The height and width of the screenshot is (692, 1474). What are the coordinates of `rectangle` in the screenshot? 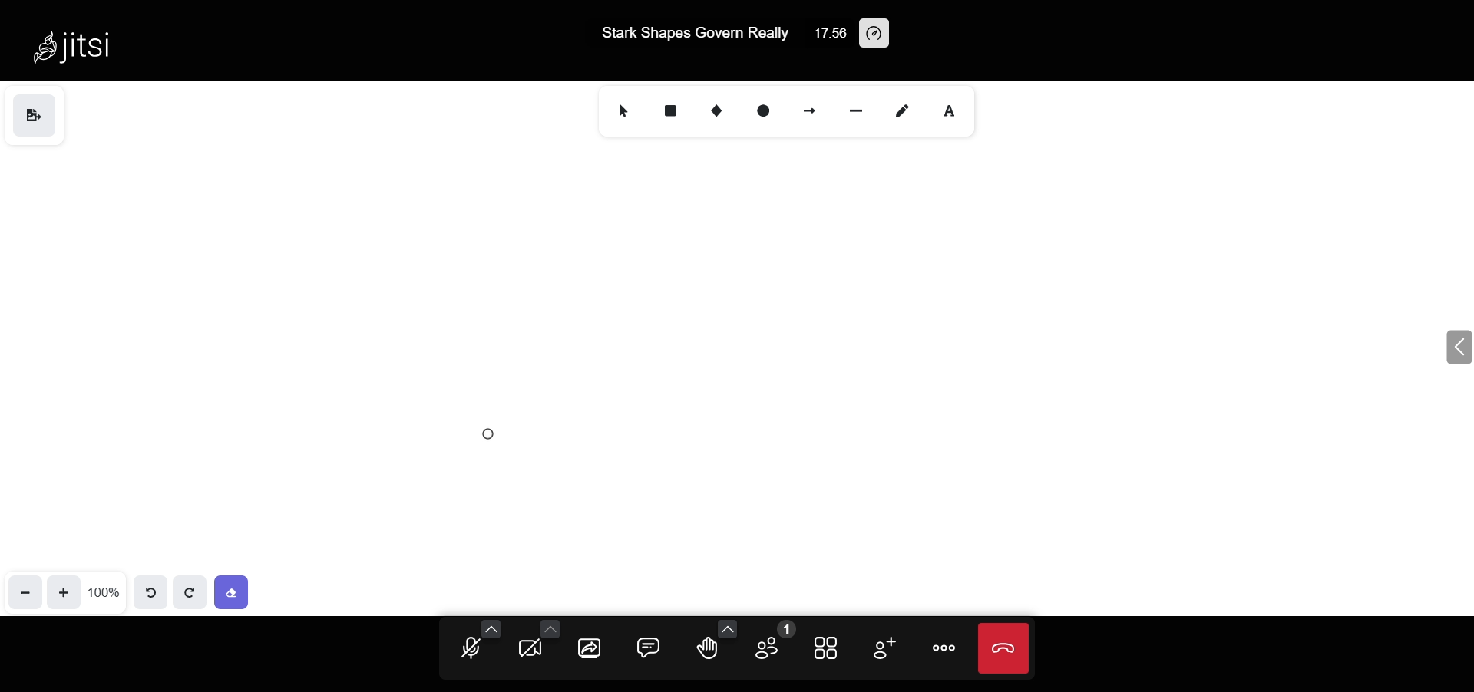 It's located at (673, 111).